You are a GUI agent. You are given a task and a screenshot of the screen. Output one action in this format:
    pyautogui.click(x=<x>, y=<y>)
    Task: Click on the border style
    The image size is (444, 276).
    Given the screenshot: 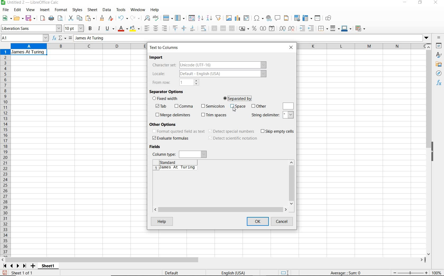 What is the action you would take?
    pyautogui.click(x=335, y=28)
    